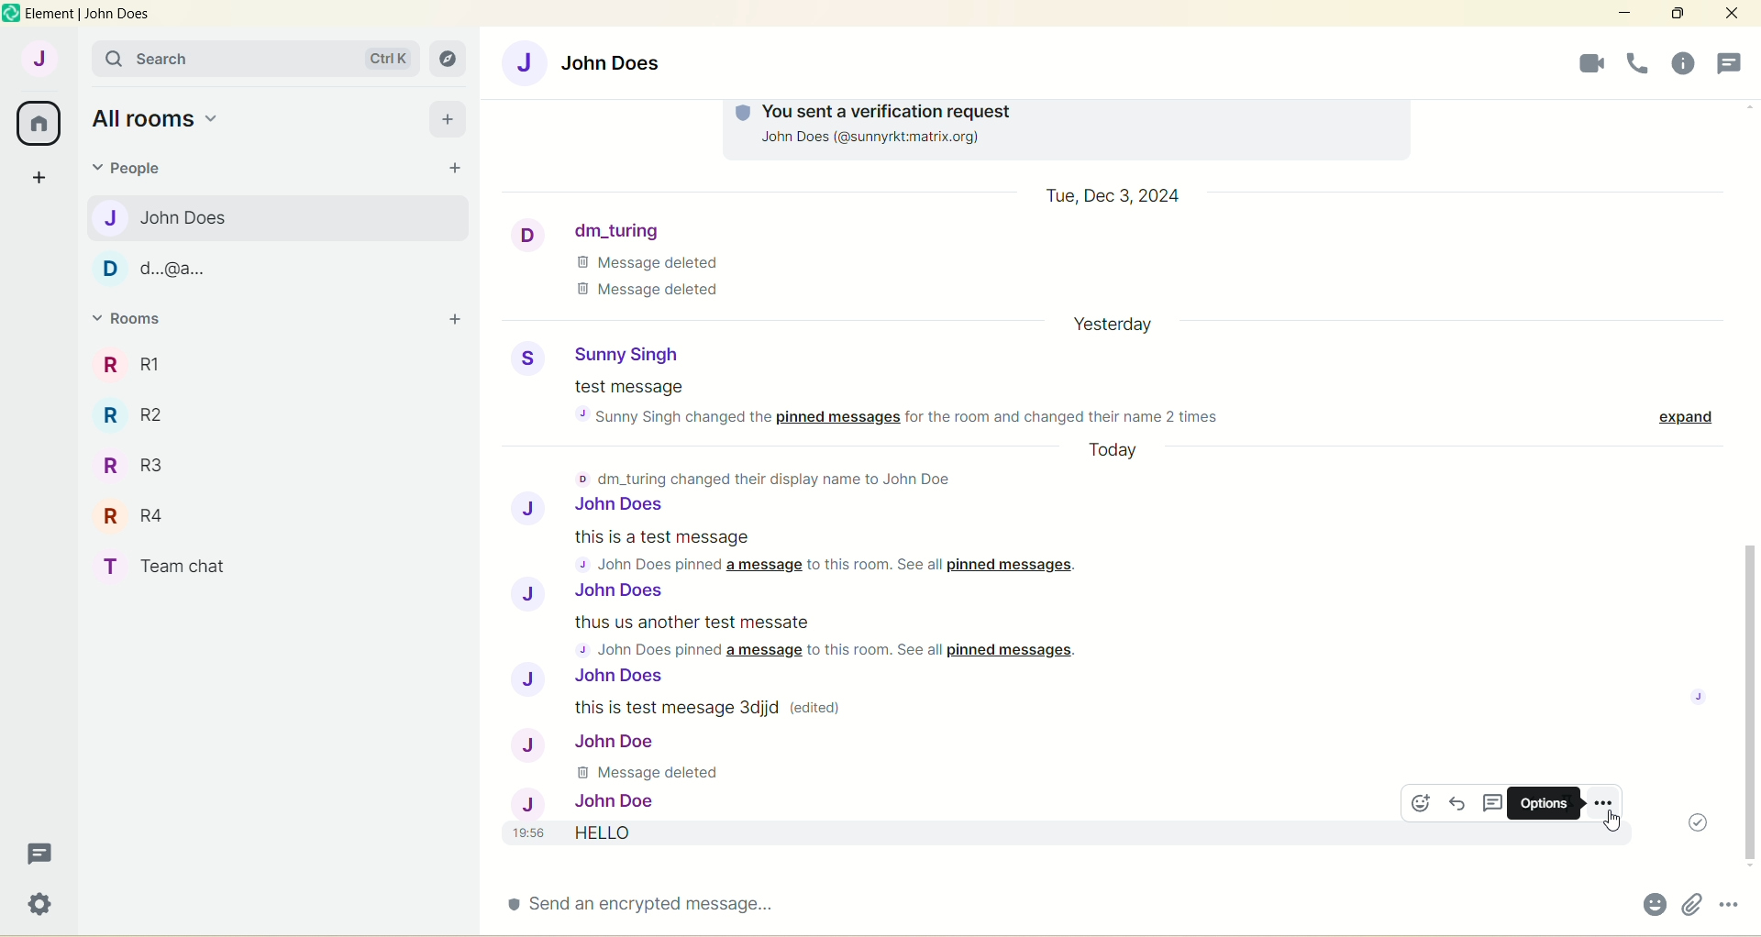  Describe the element at coordinates (720, 707) in the screenshot. I see `this is test message 3djjd` at that location.